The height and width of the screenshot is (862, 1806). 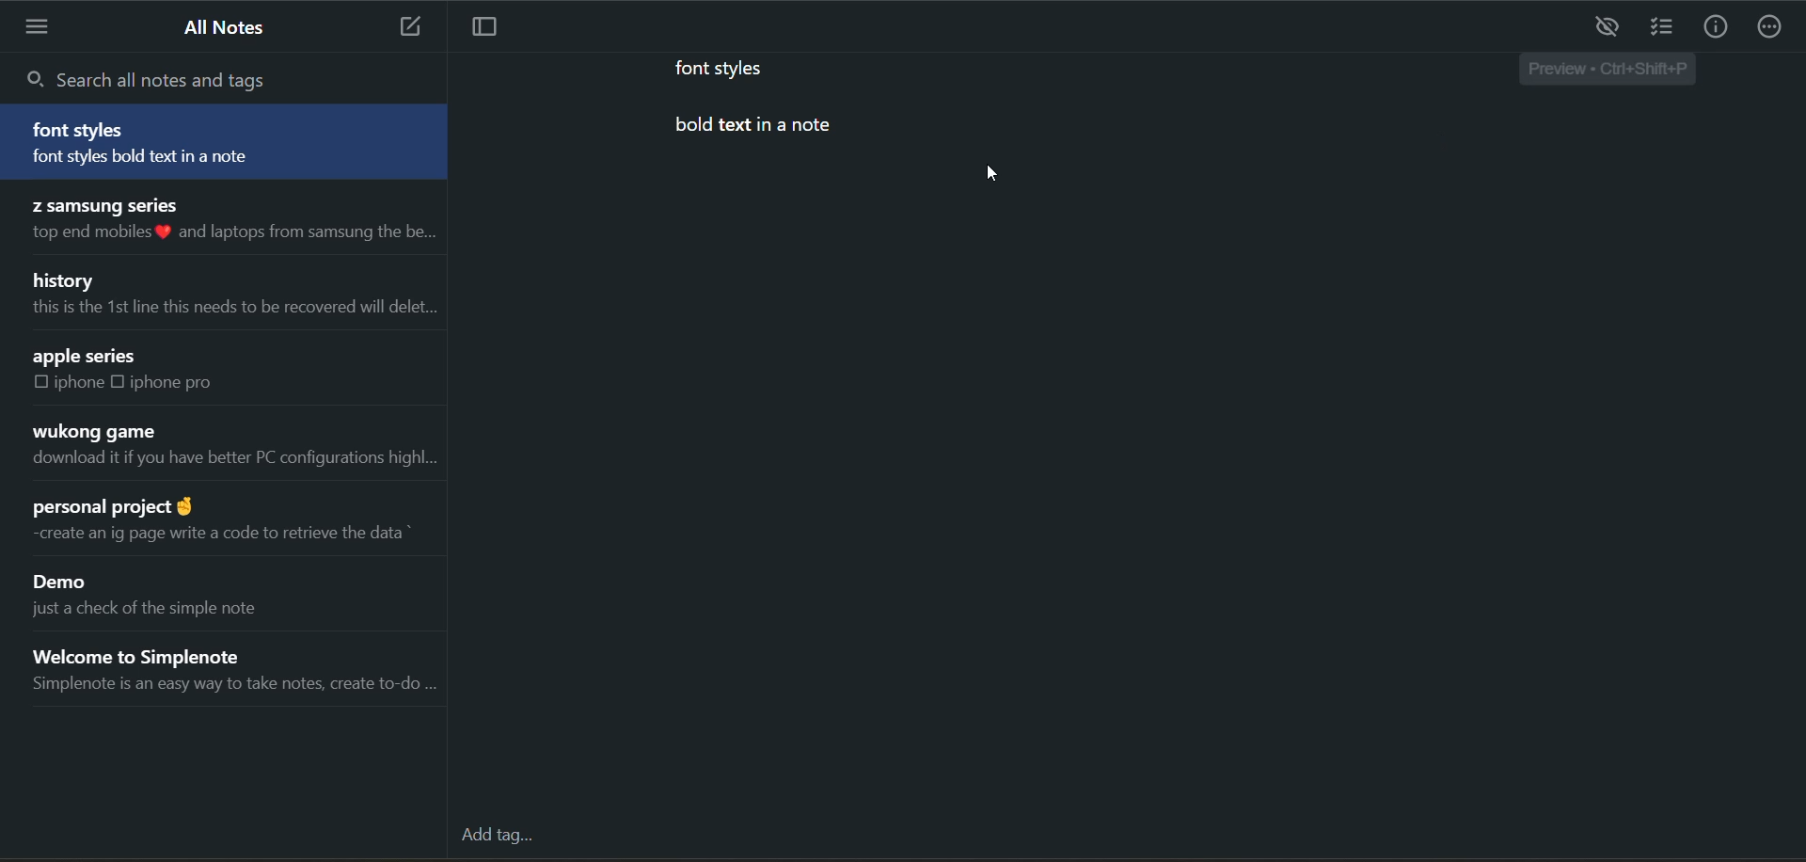 What do you see at coordinates (92, 432) in the screenshot?
I see `wukong game` at bounding box center [92, 432].